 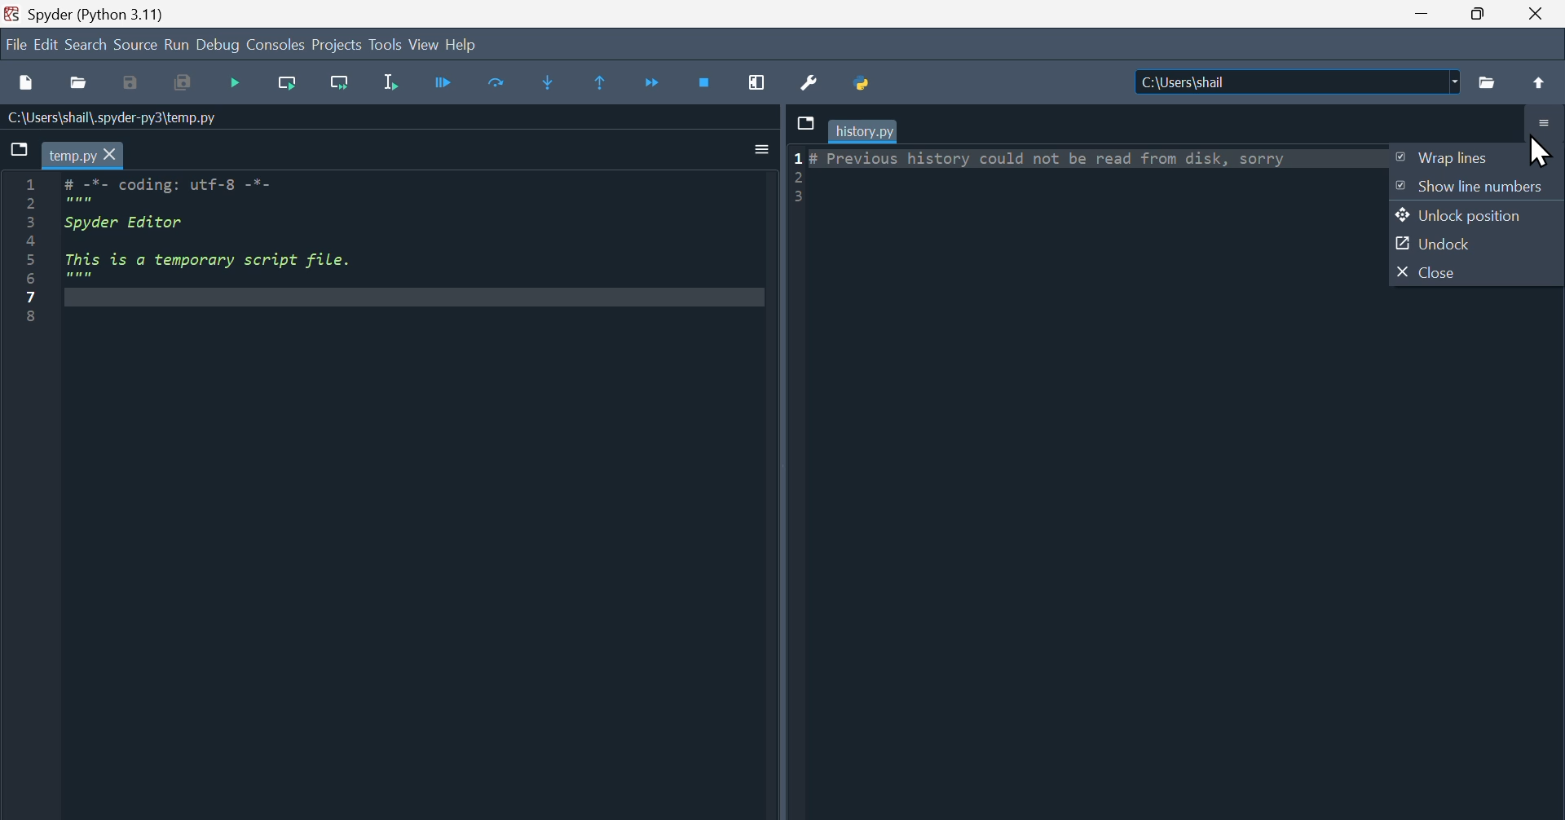 What do you see at coordinates (337, 44) in the screenshot?
I see `Project` at bounding box center [337, 44].